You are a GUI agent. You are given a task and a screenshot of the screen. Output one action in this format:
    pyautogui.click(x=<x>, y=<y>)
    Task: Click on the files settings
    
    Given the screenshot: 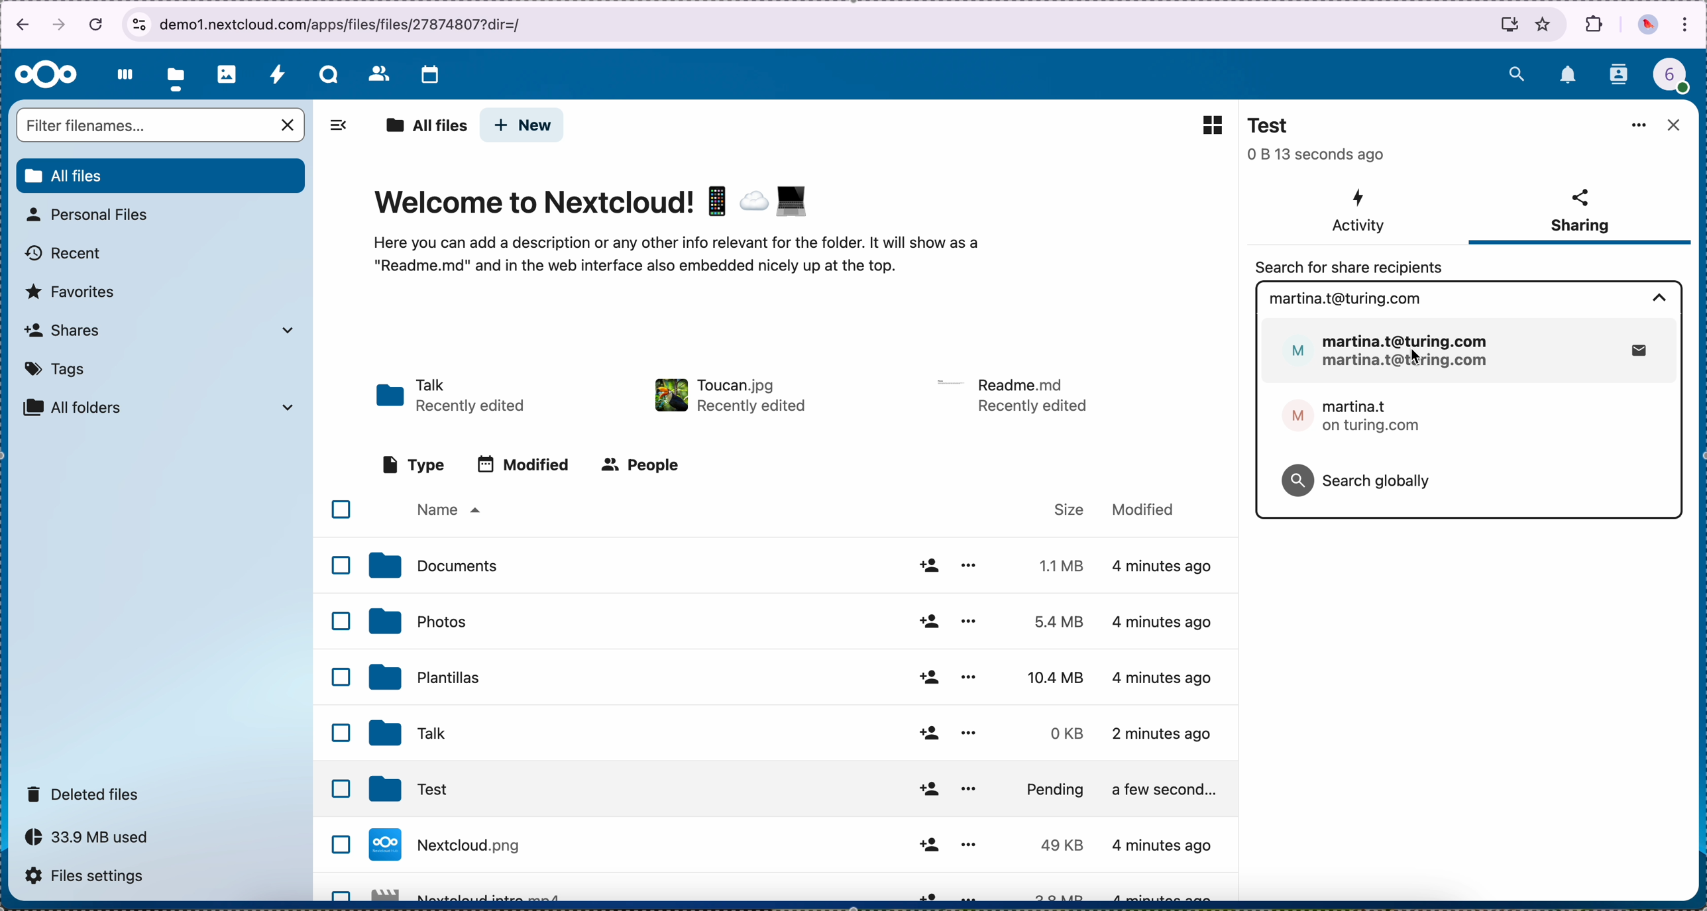 What is the action you would take?
    pyautogui.click(x=91, y=877)
    